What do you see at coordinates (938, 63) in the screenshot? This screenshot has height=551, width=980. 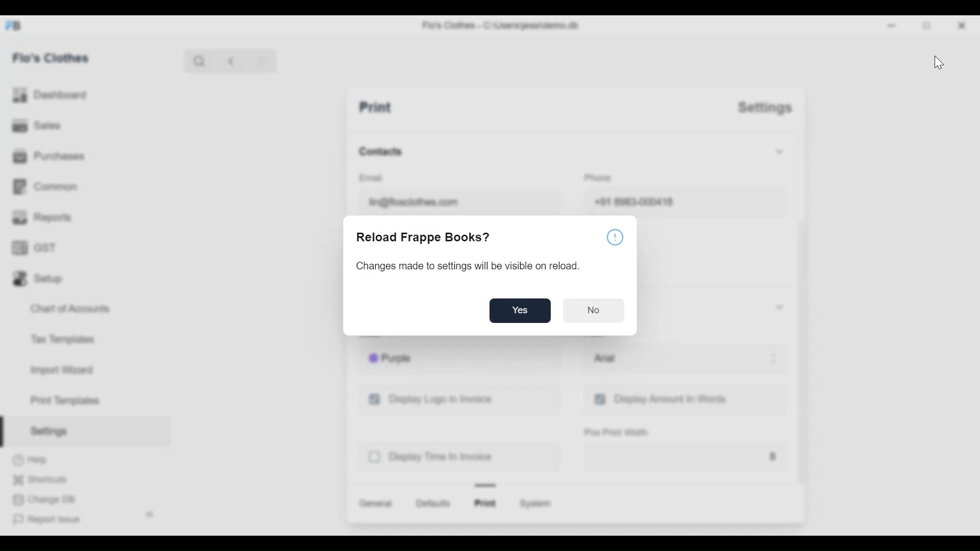 I see `cursor` at bounding box center [938, 63].